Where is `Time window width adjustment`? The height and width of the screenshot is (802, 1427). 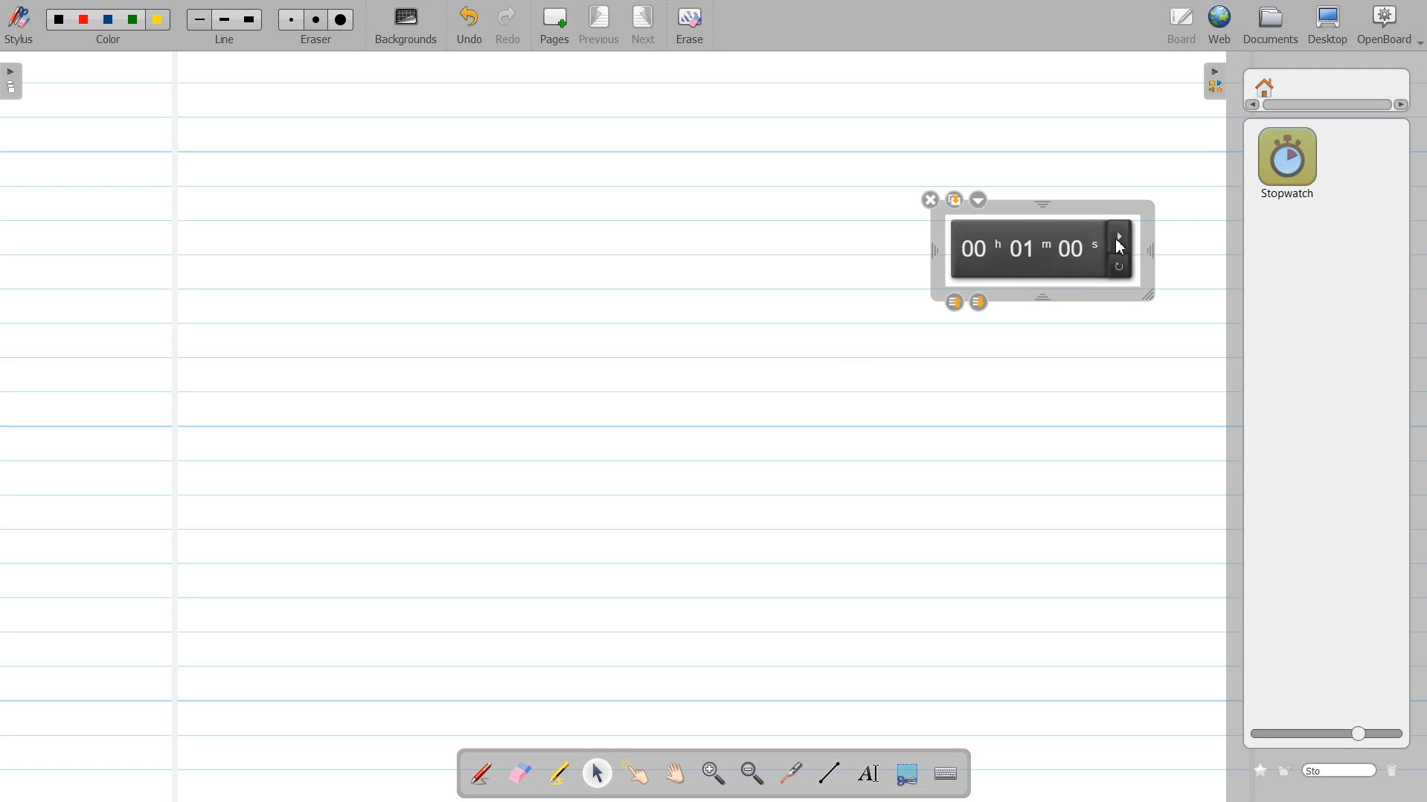 Time window width adjustment is located at coordinates (930, 251).